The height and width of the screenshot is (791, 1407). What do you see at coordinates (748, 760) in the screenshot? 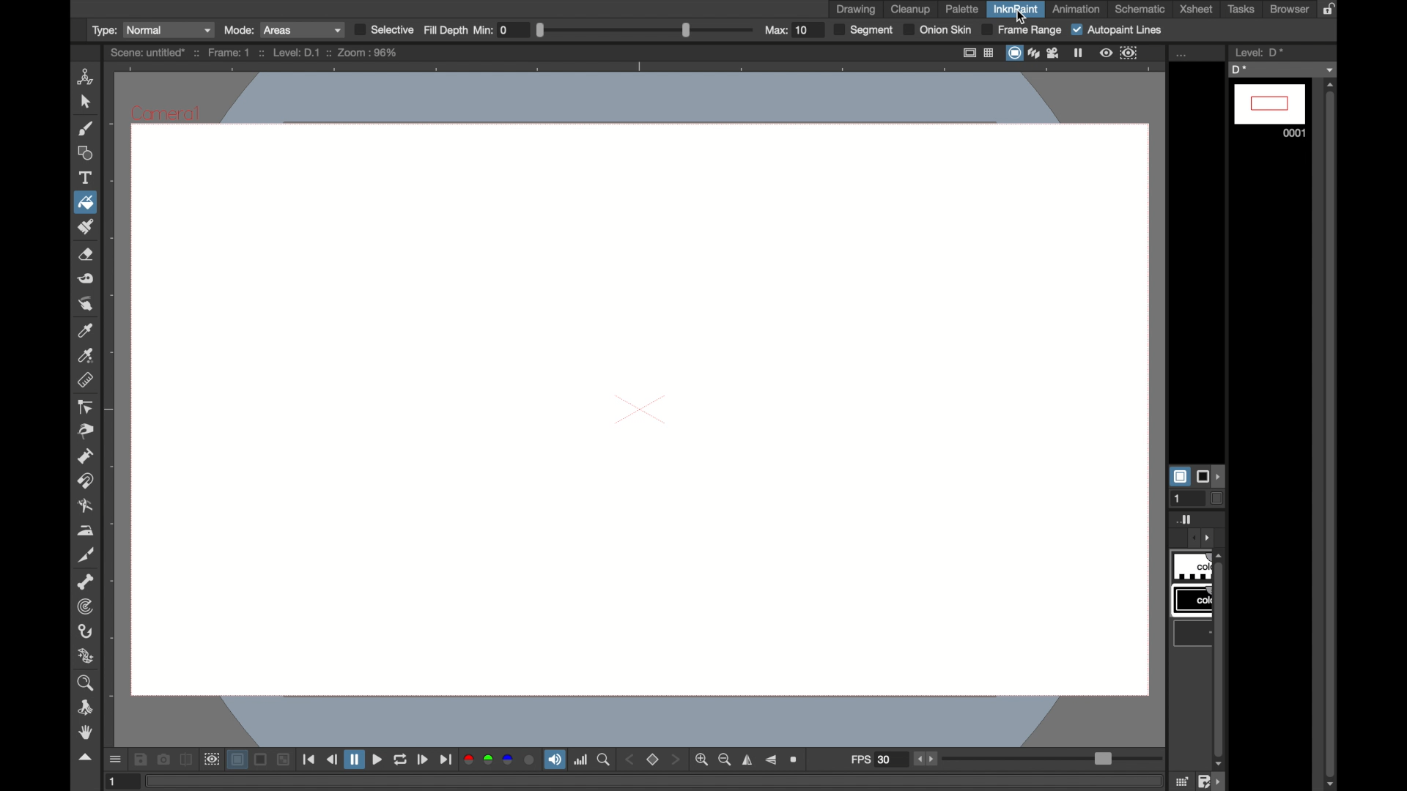
I see `flip horizontally` at bounding box center [748, 760].